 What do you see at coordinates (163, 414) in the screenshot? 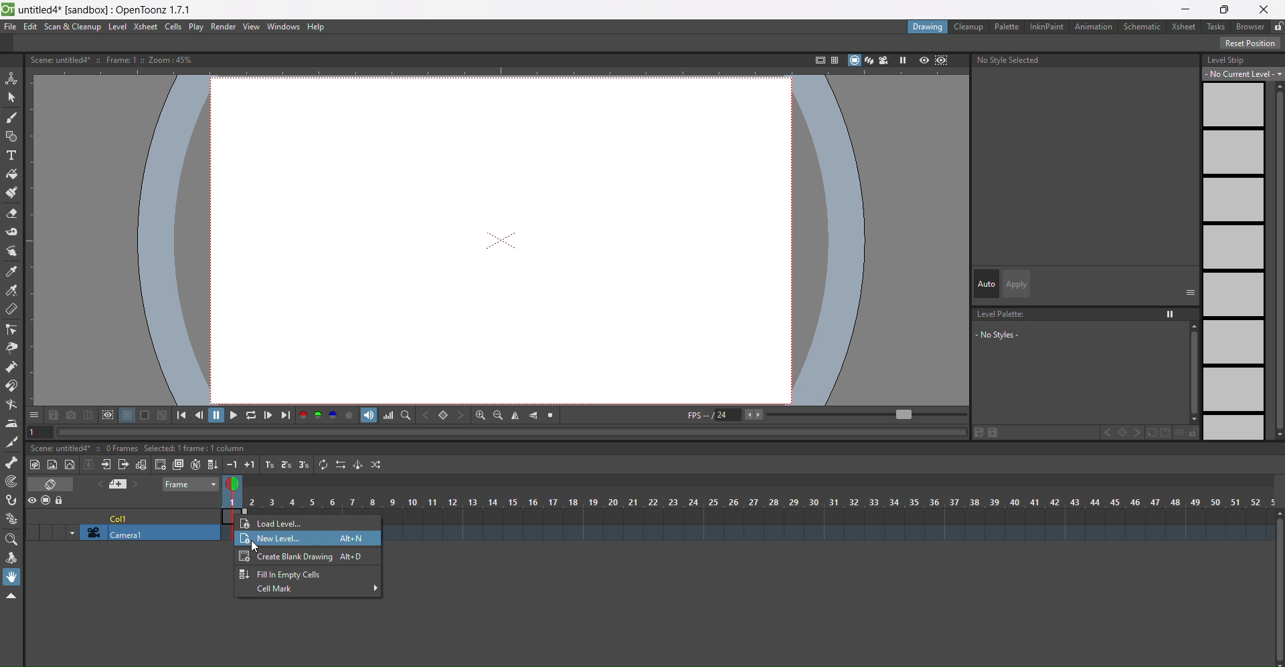
I see `tool` at bounding box center [163, 414].